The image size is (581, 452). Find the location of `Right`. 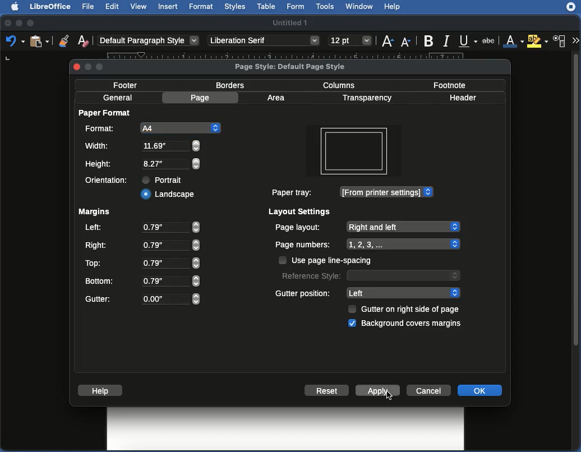

Right is located at coordinates (97, 244).